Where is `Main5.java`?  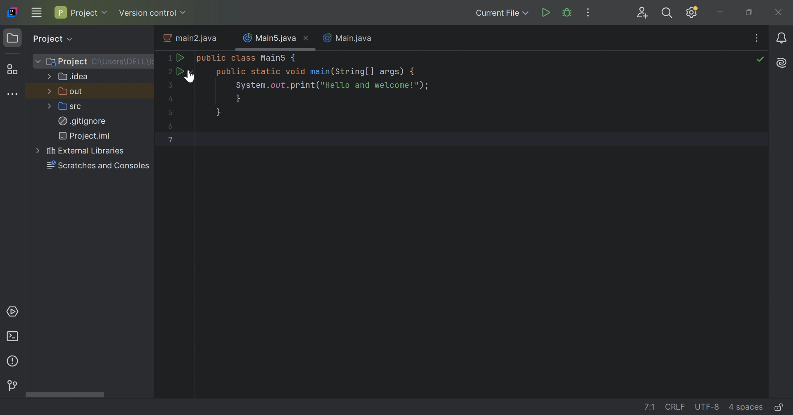
Main5.java is located at coordinates (267, 38).